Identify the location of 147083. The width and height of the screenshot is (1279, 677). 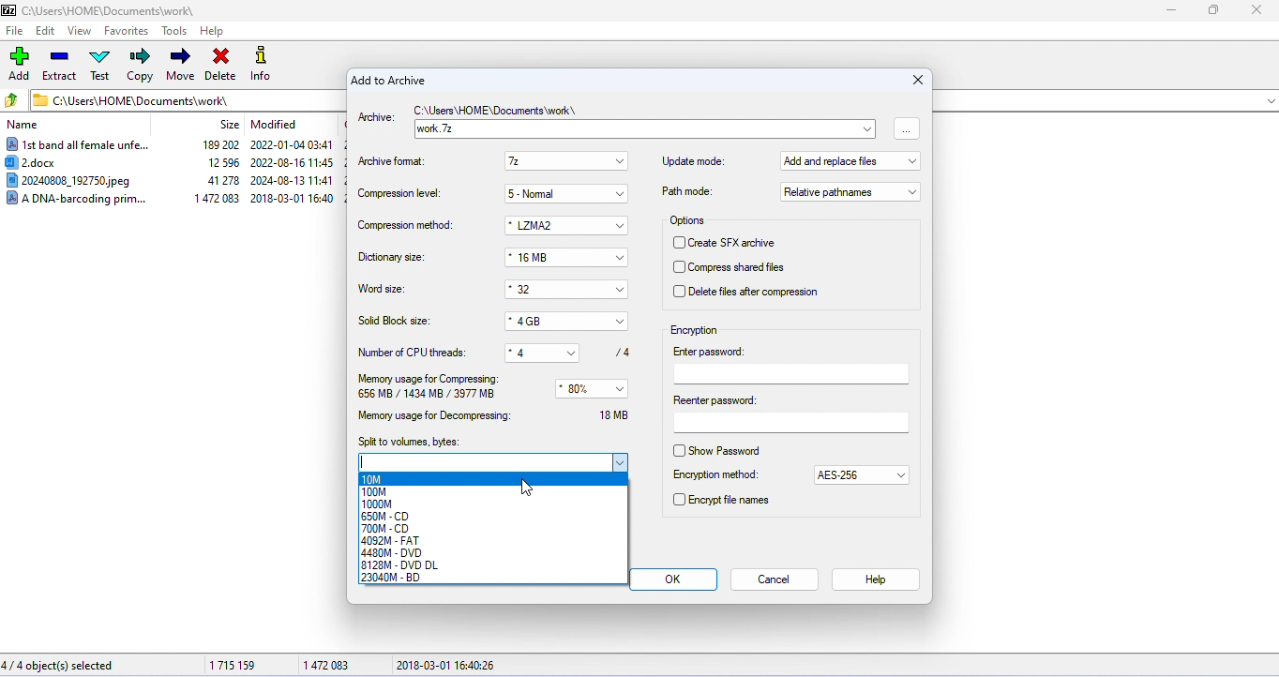
(324, 662).